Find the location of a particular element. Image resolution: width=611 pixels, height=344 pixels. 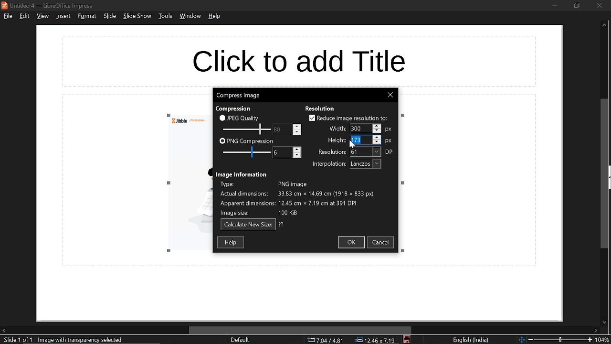

save is located at coordinates (407, 340).